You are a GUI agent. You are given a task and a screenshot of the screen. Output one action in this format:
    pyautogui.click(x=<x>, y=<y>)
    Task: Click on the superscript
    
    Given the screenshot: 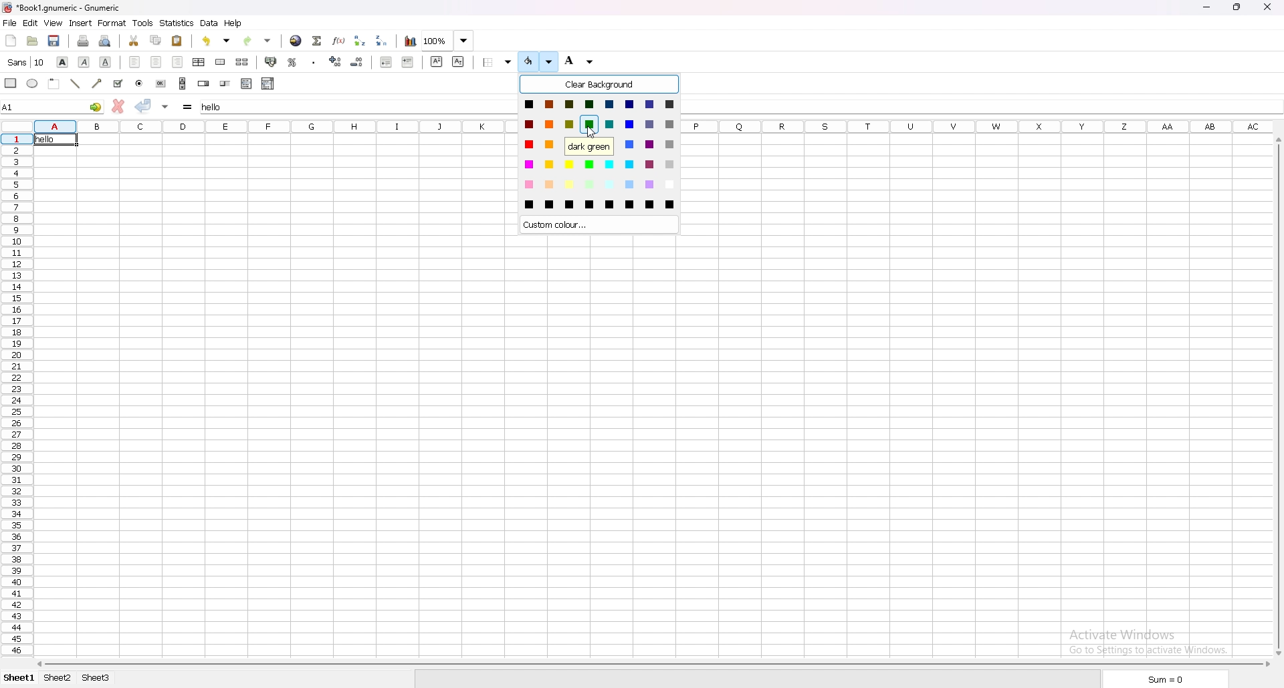 What is the action you would take?
    pyautogui.click(x=437, y=61)
    